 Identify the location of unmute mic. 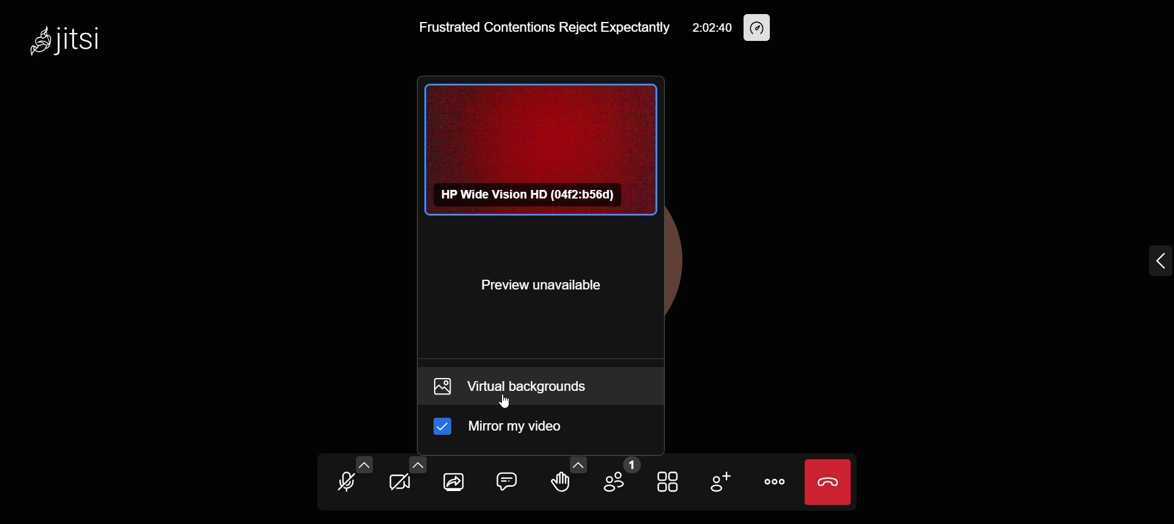
(344, 482).